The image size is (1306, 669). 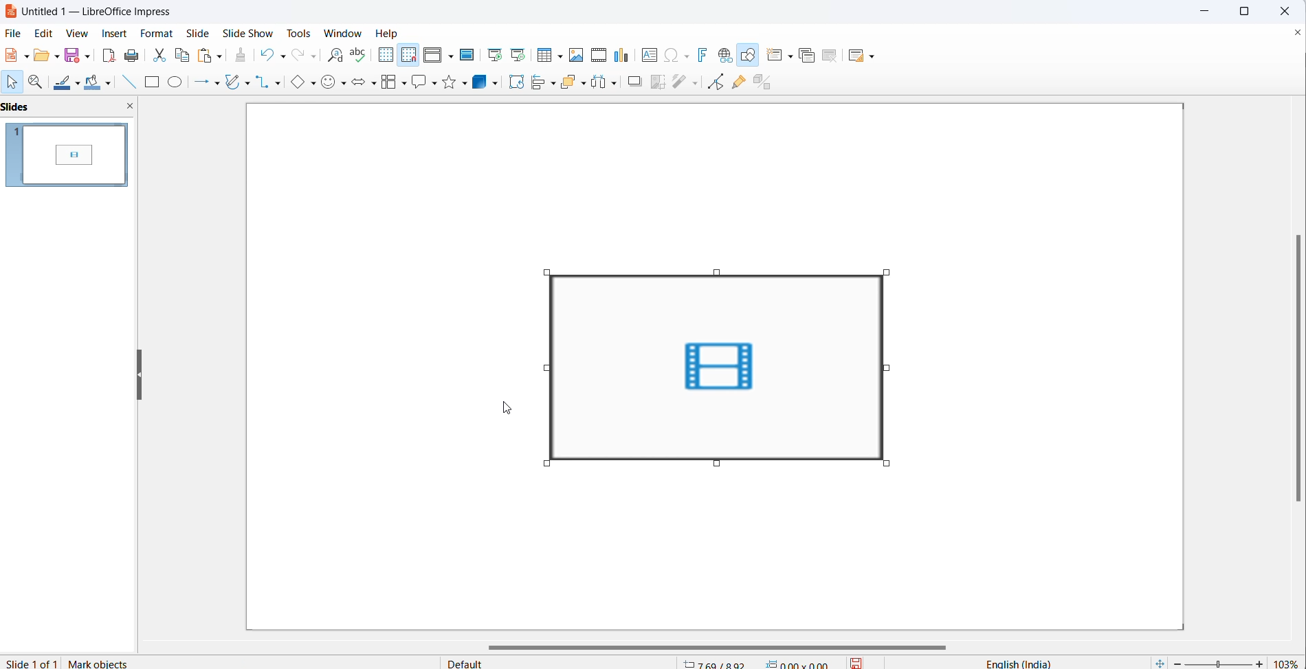 What do you see at coordinates (359, 84) in the screenshot?
I see `block arrows` at bounding box center [359, 84].